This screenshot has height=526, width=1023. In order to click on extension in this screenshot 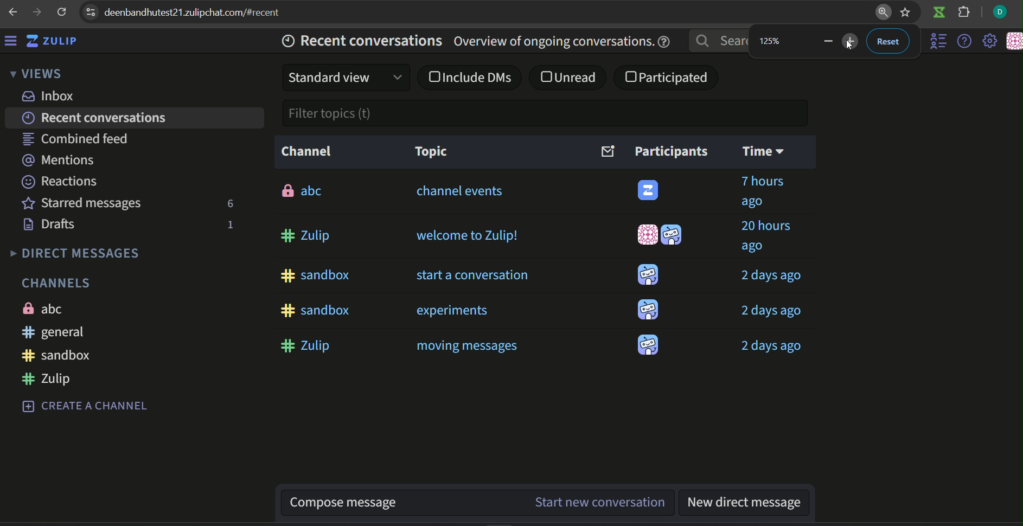, I will do `click(964, 14)`.